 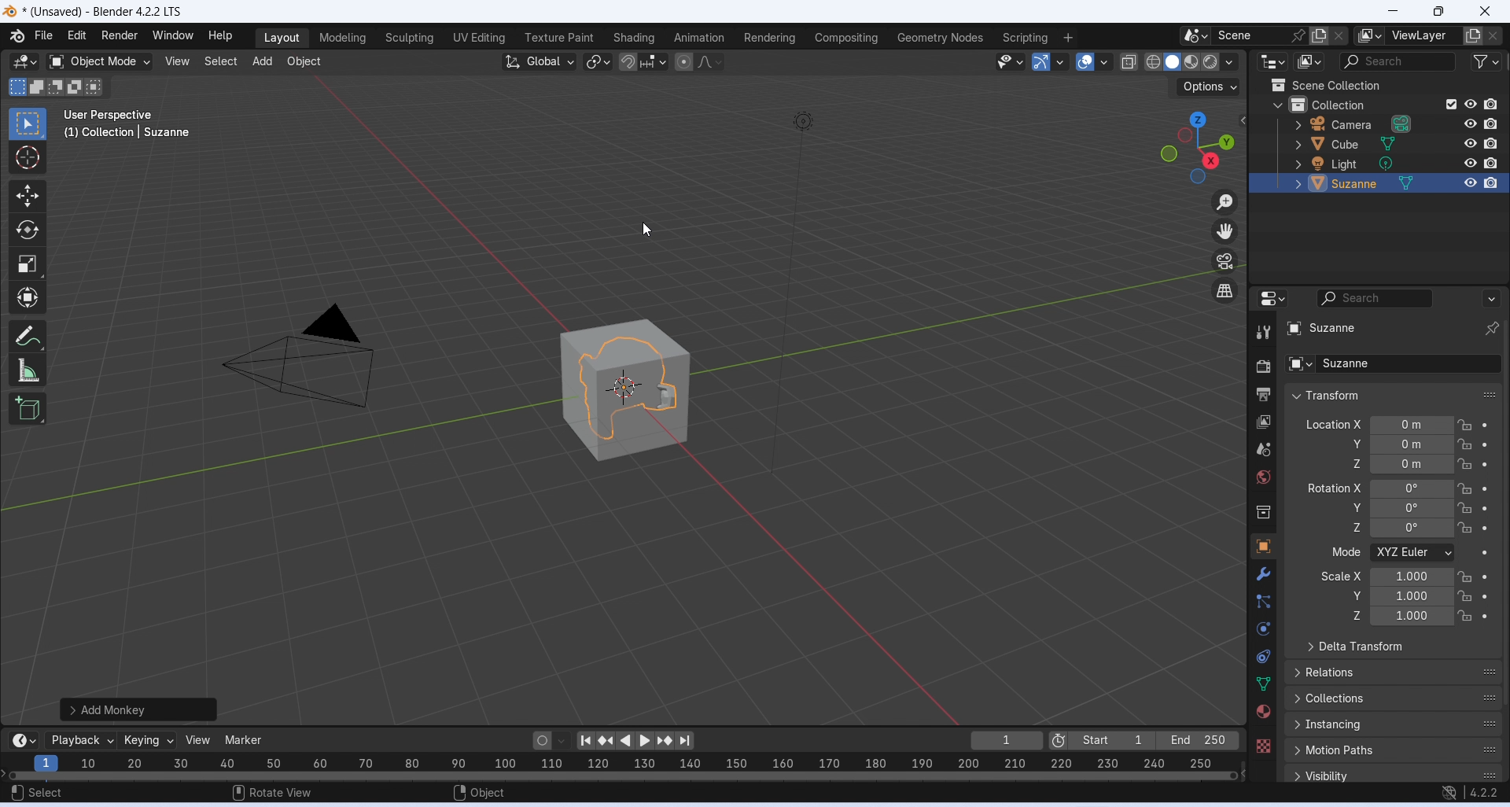 What do you see at coordinates (42, 35) in the screenshot?
I see `File` at bounding box center [42, 35].